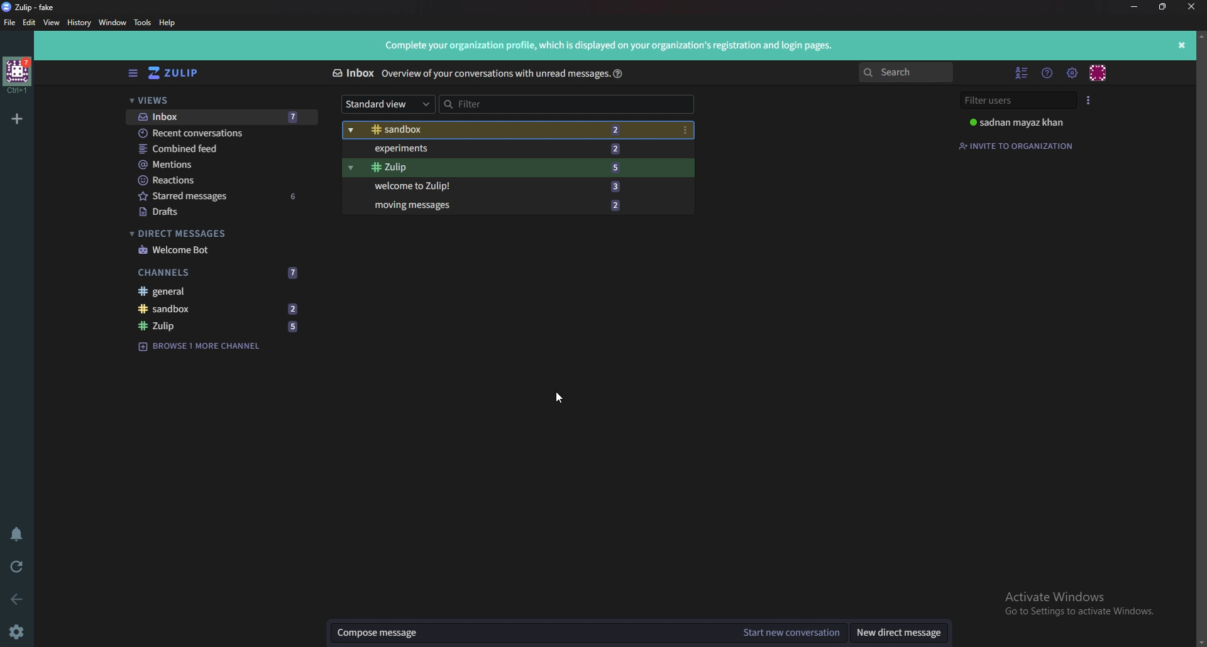  Describe the element at coordinates (184, 73) in the screenshot. I see `Home view` at that location.